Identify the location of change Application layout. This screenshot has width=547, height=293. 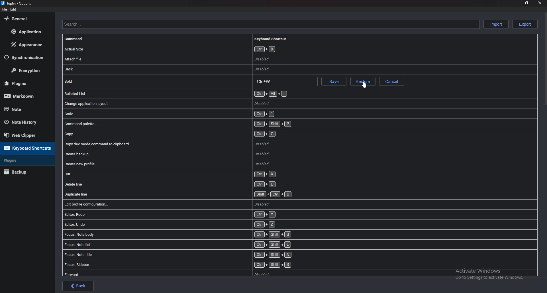
(171, 103).